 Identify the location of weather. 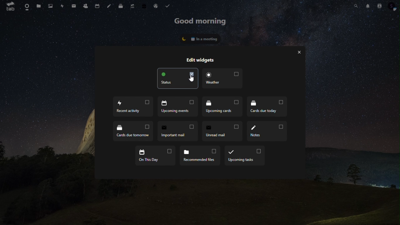
(223, 79).